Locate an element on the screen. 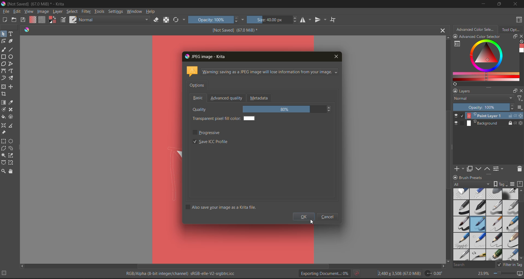 This screenshot has width=524, height=279. also save your image as a krita file is located at coordinates (221, 207).